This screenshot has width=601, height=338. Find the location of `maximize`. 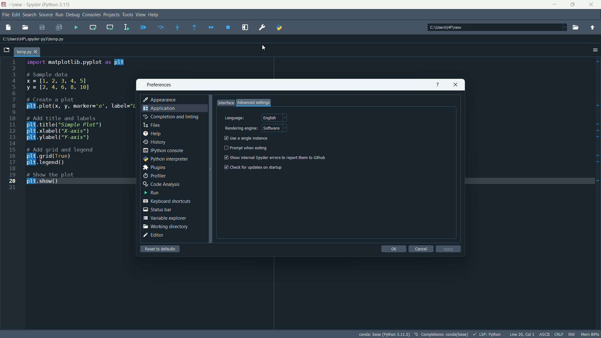

maximize is located at coordinates (574, 5).